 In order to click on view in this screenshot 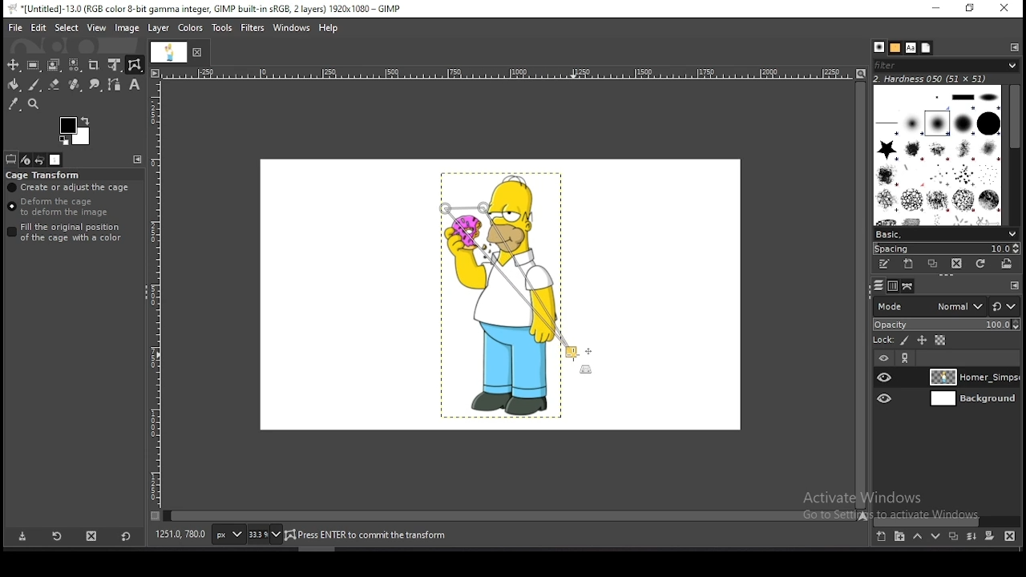, I will do `click(97, 27)`.